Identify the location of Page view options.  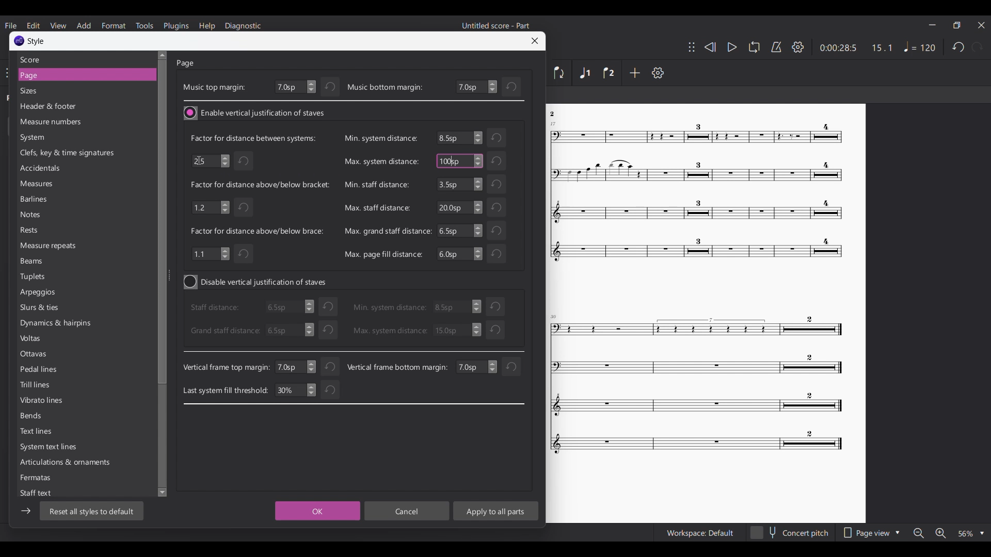
(871, 533).